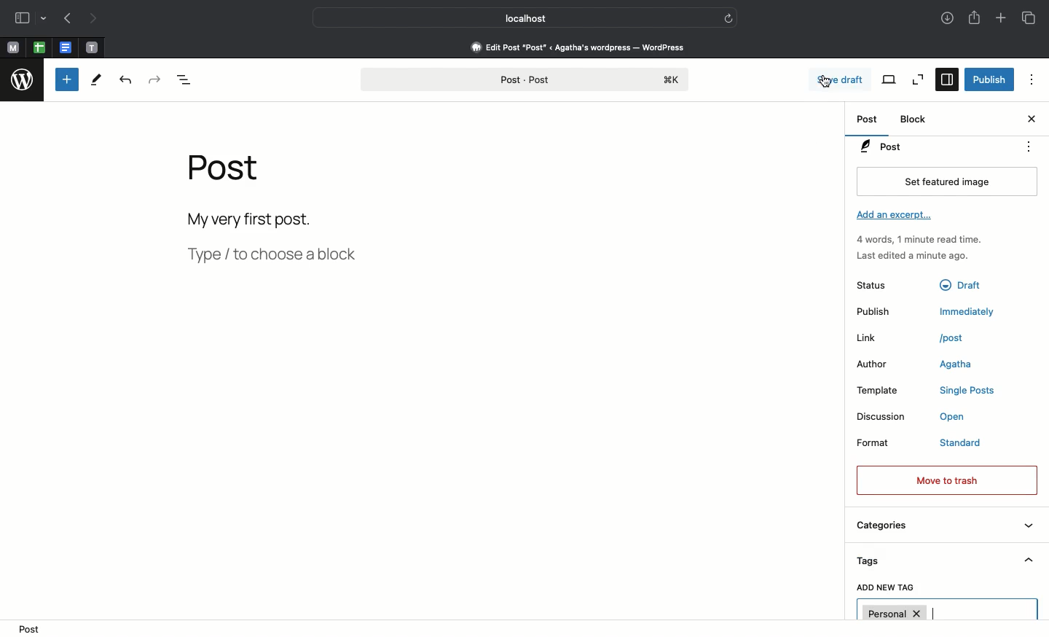 This screenshot has width=1049, height=637. I want to click on Post, so click(868, 121).